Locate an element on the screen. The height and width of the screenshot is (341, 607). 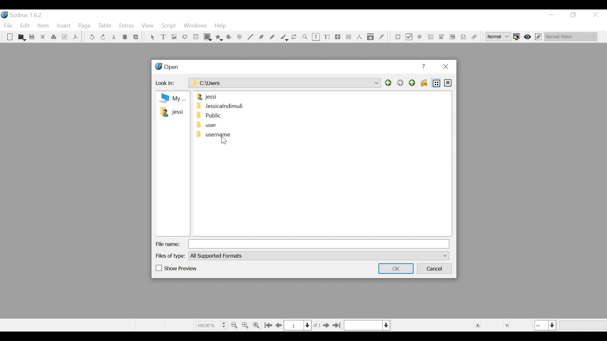
Go to the last page is located at coordinates (336, 326).